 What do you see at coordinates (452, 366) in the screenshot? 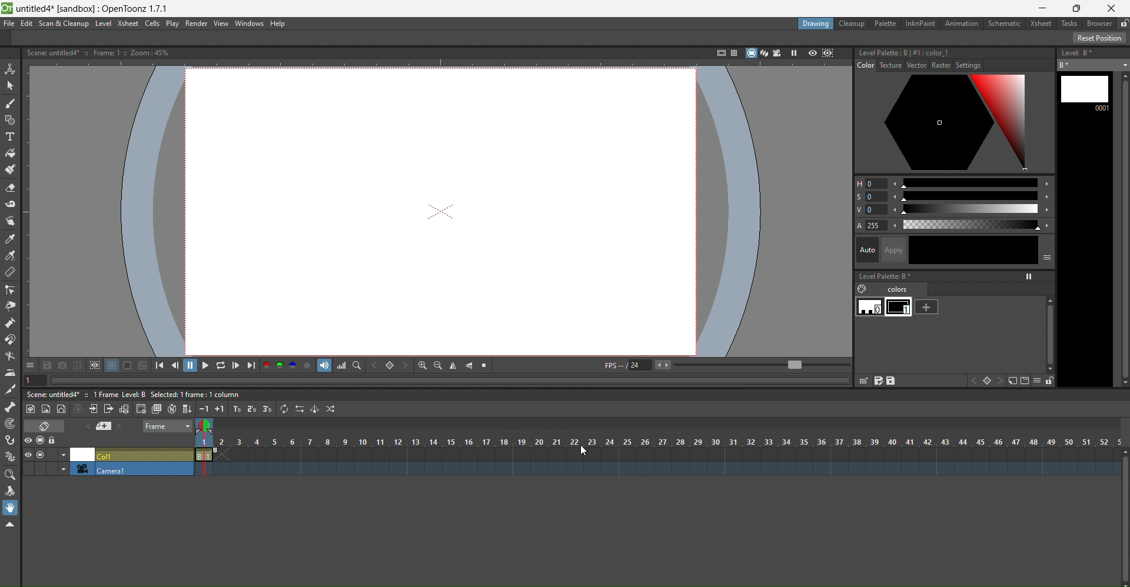
I see `` at bounding box center [452, 366].